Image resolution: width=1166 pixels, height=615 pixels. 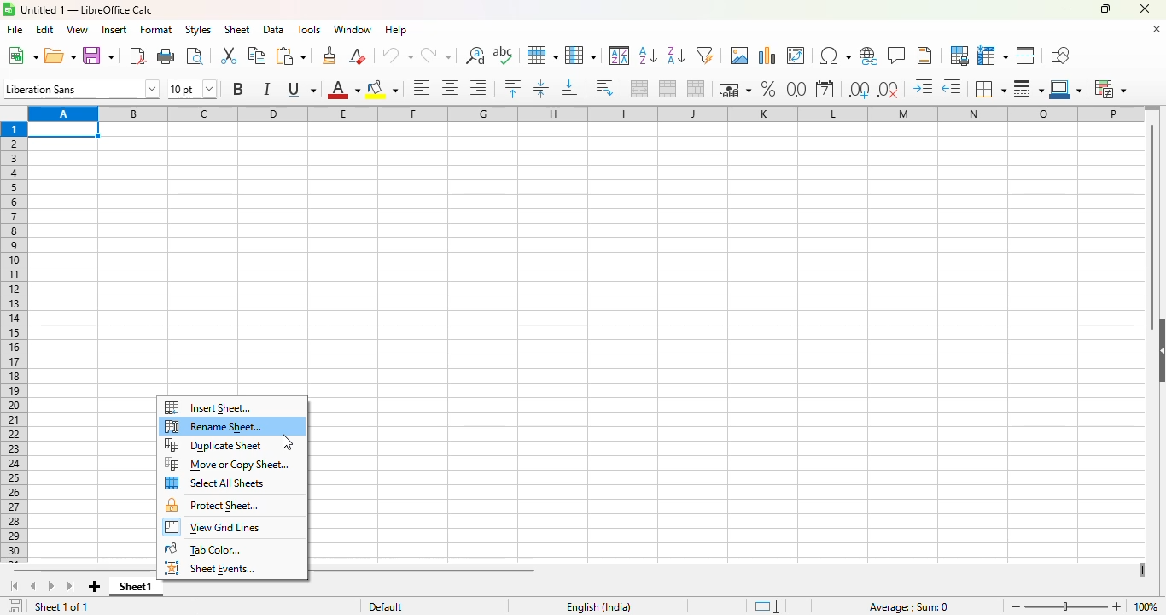 What do you see at coordinates (81, 88) in the screenshot?
I see `font name` at bounding box center [81, 88].